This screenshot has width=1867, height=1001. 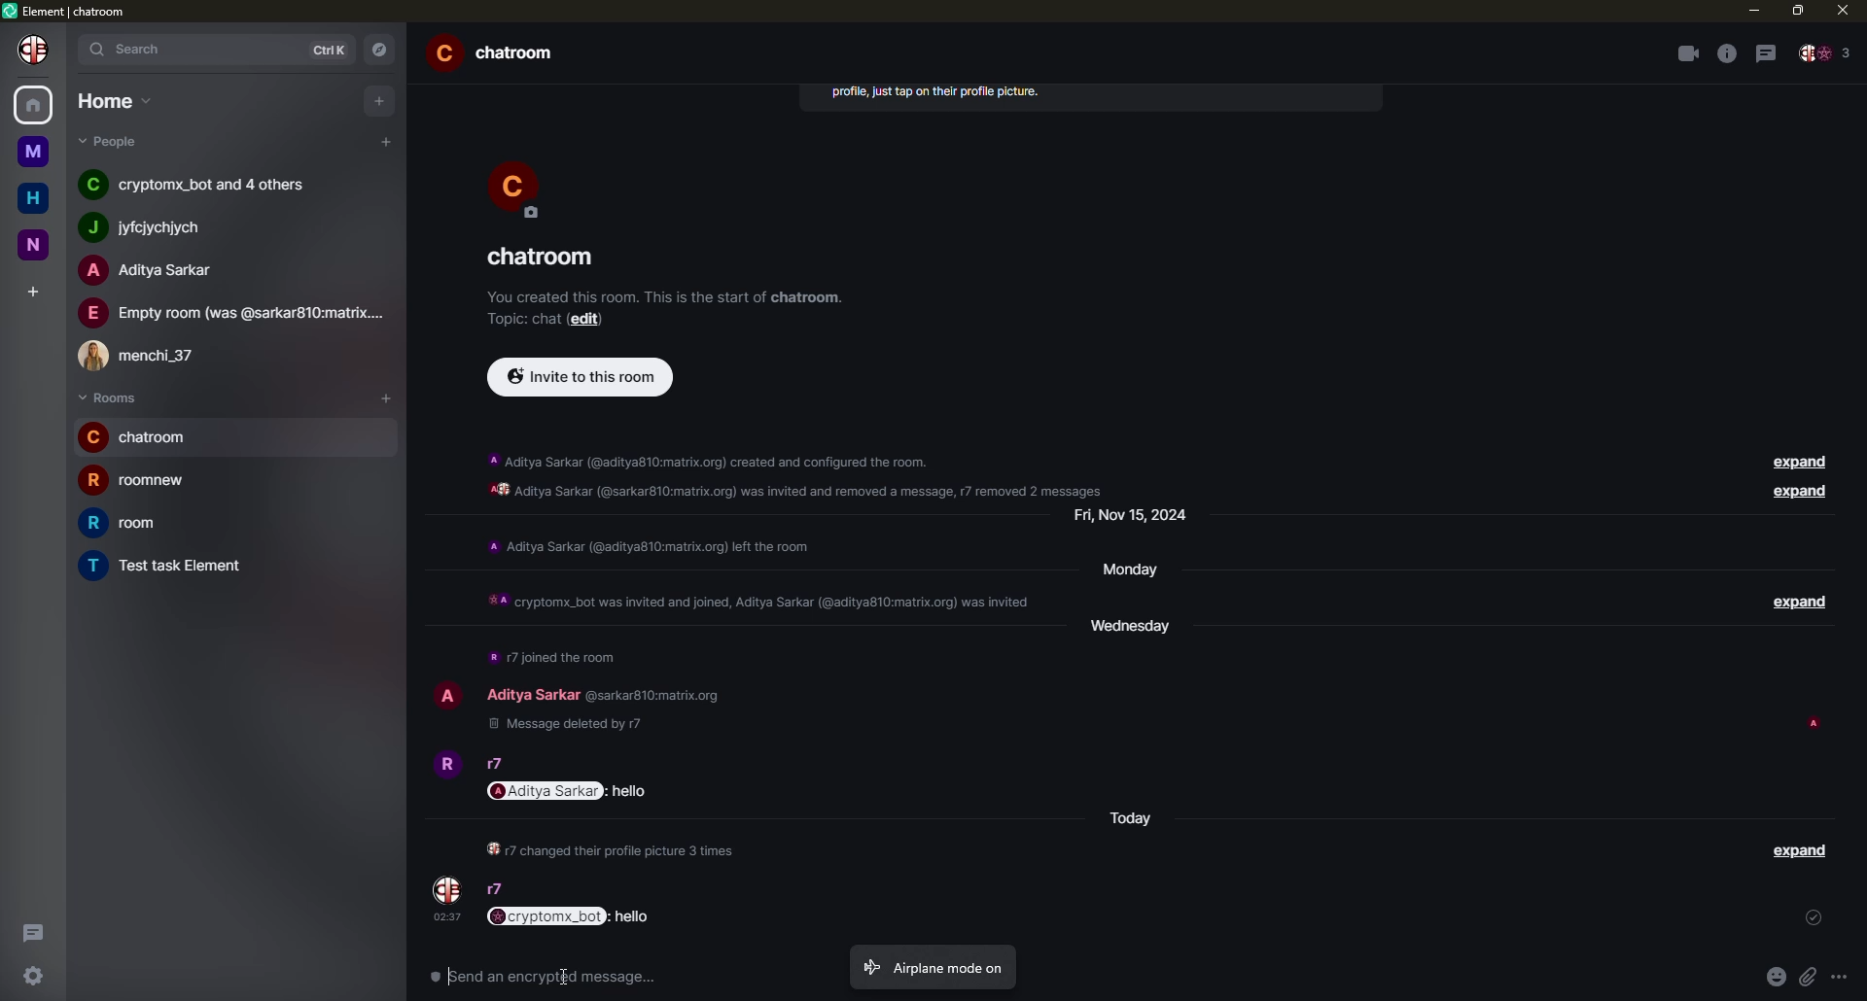 I want to click on people, so click(x=149, y=357).